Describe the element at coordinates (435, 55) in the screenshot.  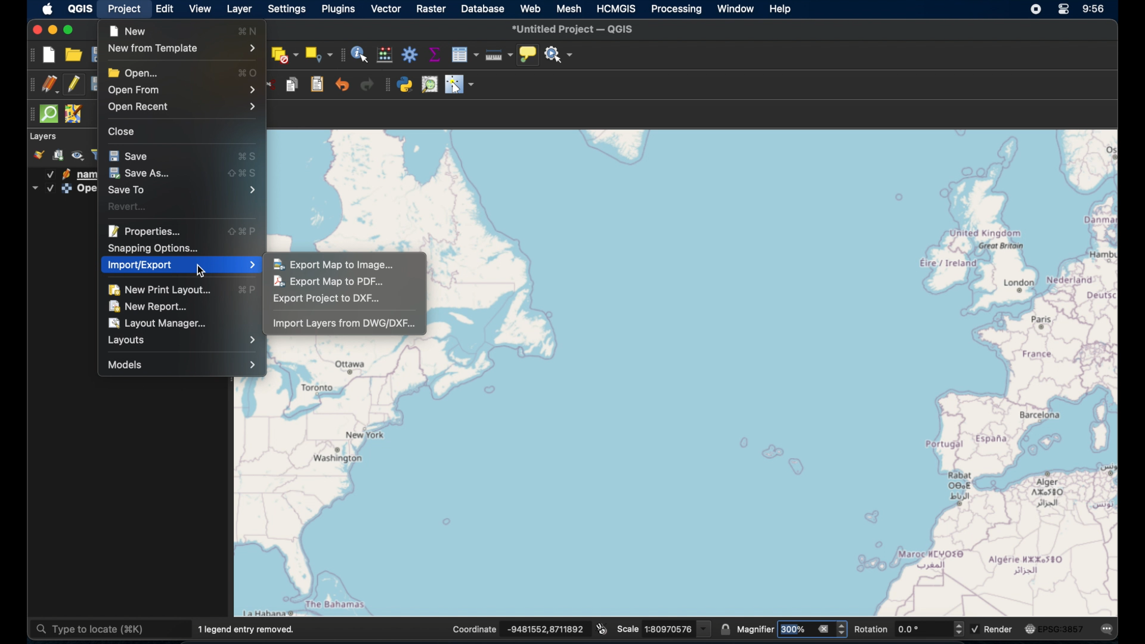
I see `show statistical summary` at that location.